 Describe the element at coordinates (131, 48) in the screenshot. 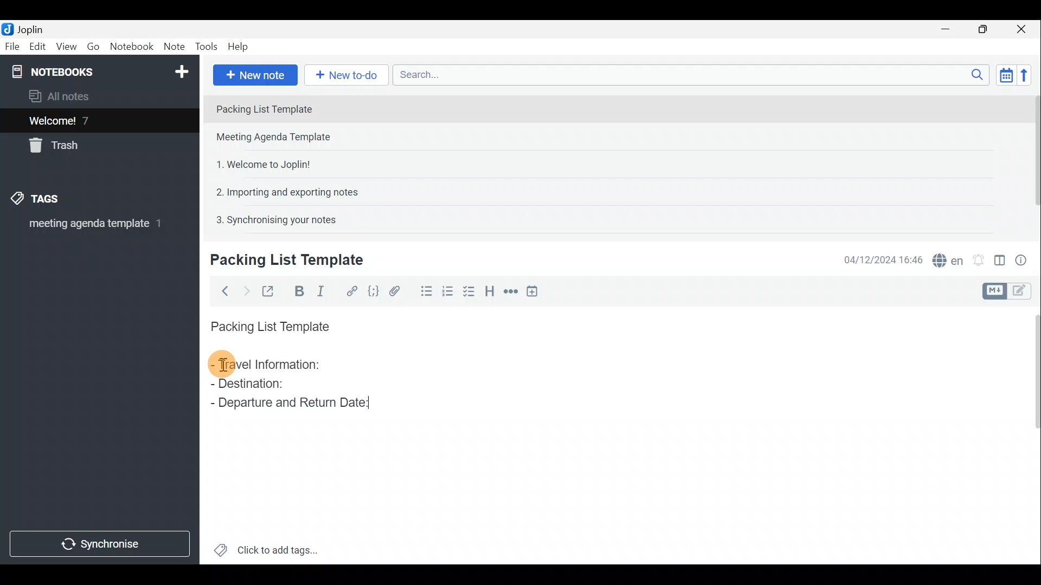

I see `Notebook` at that location.